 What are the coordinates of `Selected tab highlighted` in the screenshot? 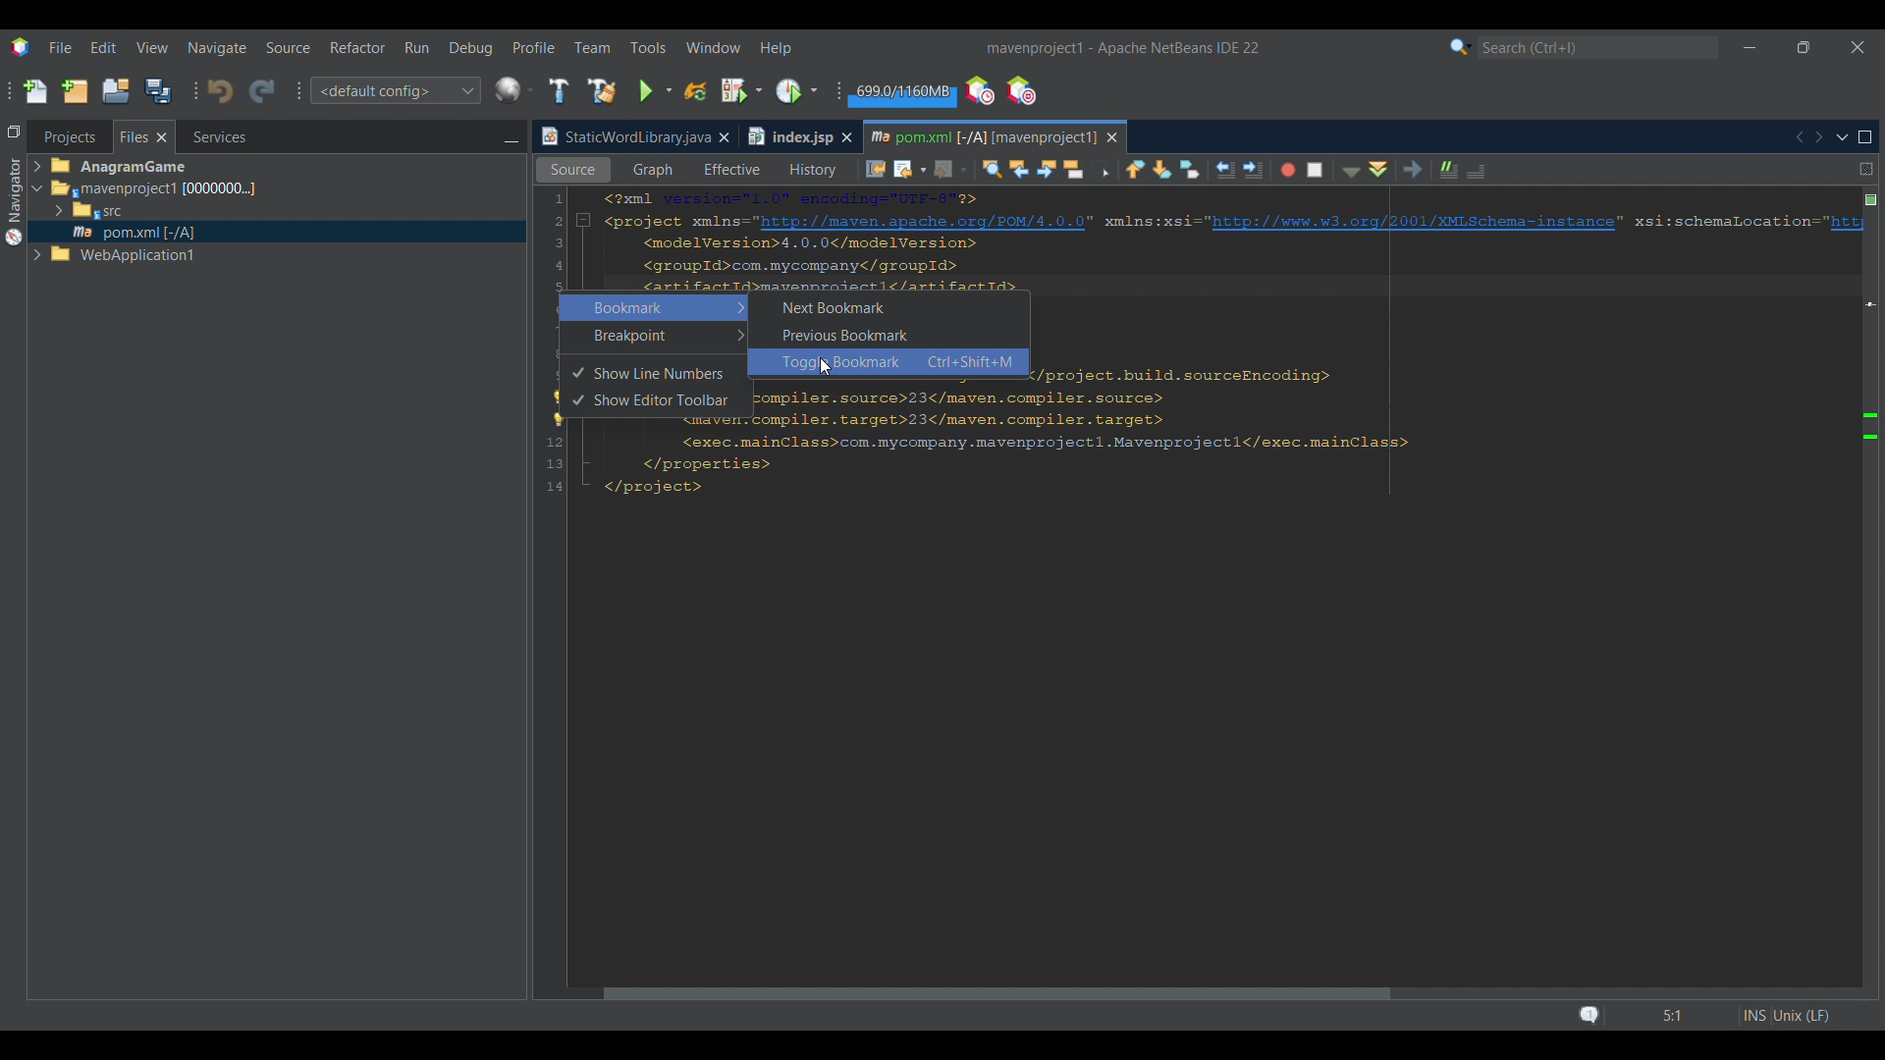 It's located at (364, 187).